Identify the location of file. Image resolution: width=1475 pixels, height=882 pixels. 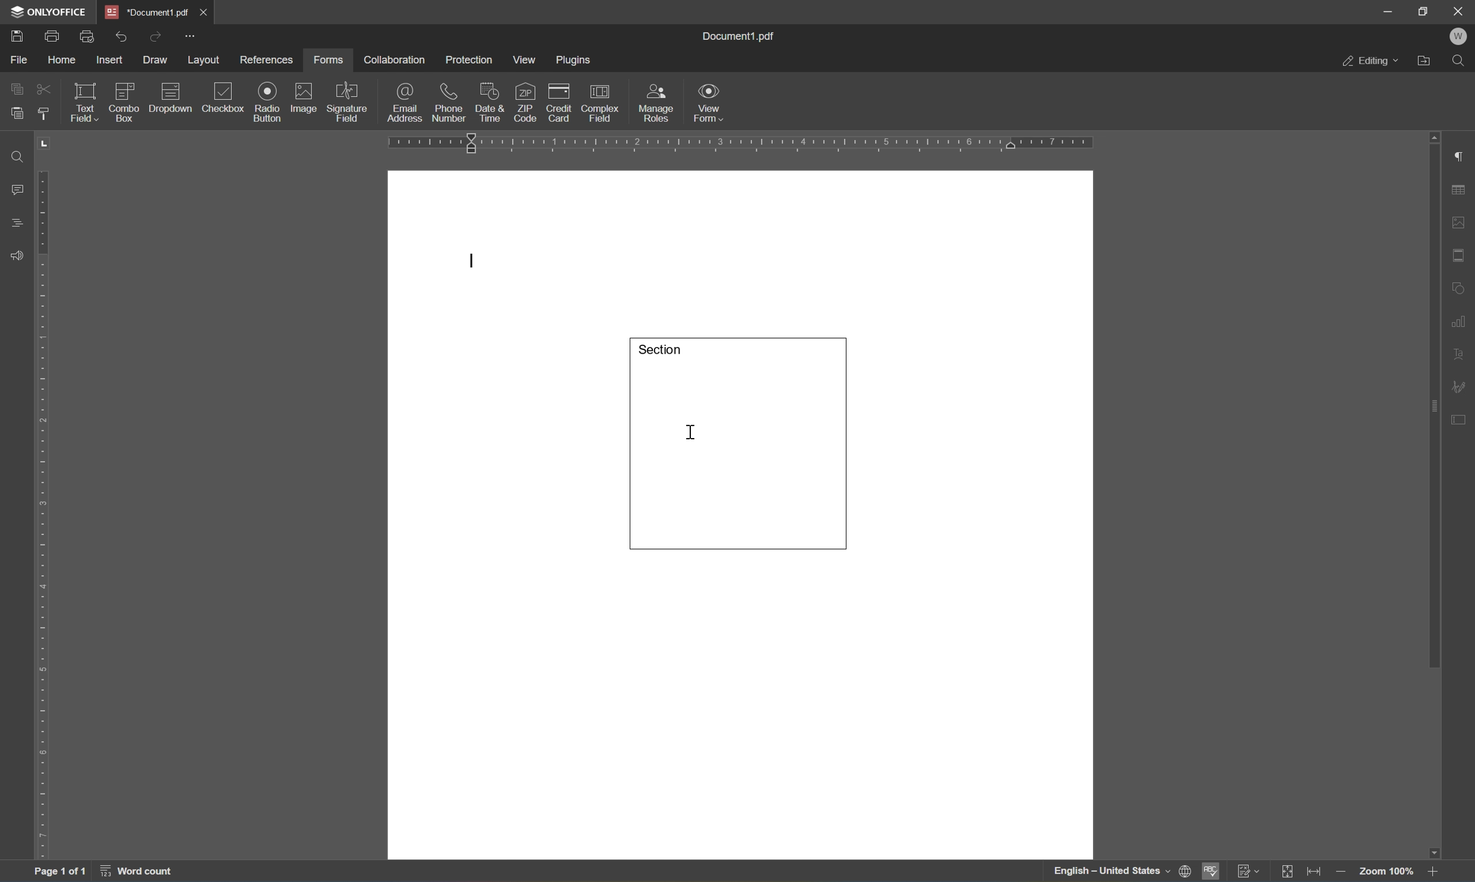
(20, 58).